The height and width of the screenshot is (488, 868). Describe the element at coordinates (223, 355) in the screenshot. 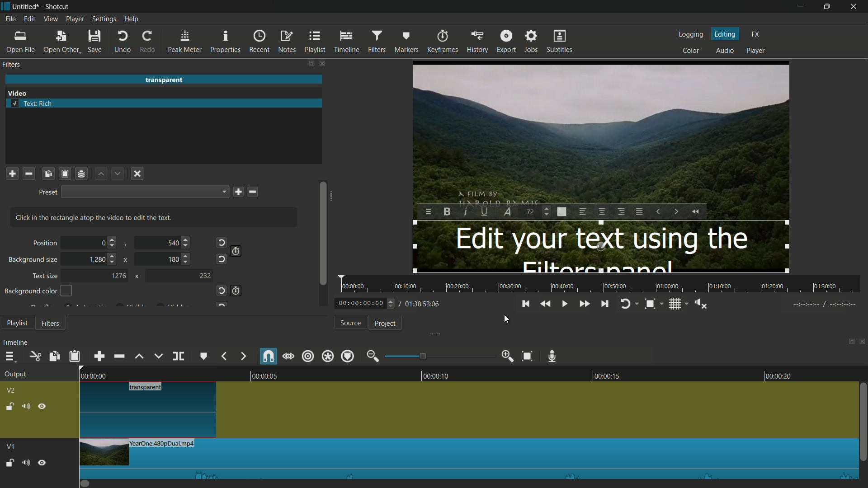

I see `backward` at that location.